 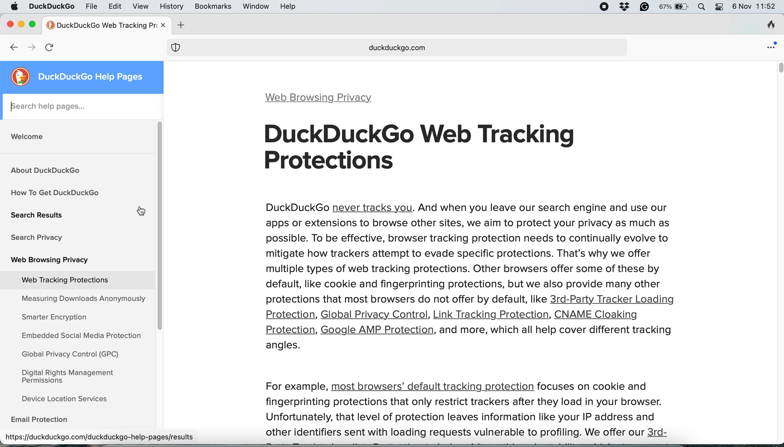 What do you see at coordinates (645, 7) in the screenshot?
I see `grammarly` at bounding box center [645, 7].